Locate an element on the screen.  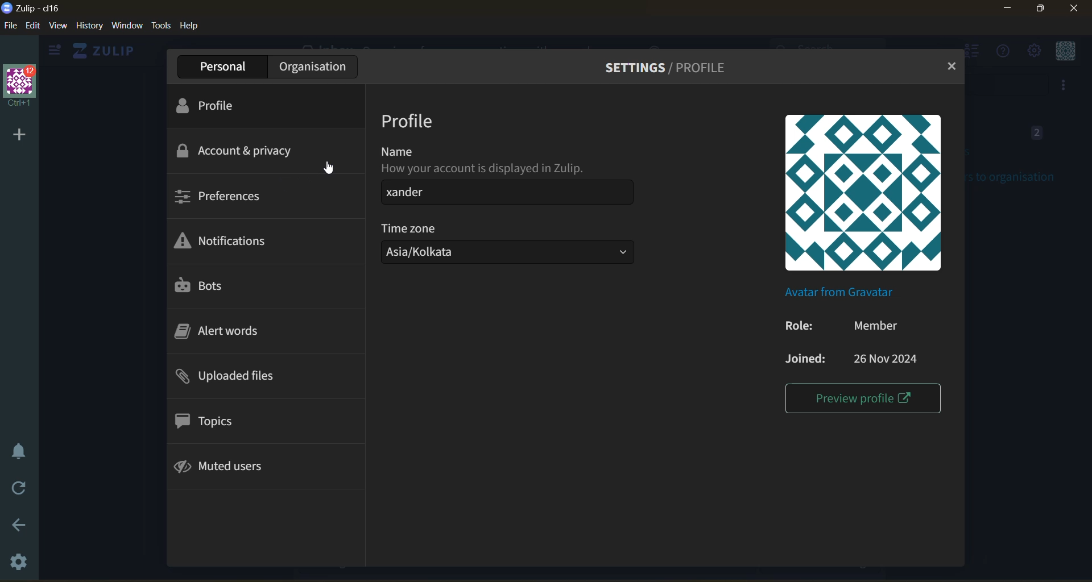
personal menu is located at coordinates (1063, 52).